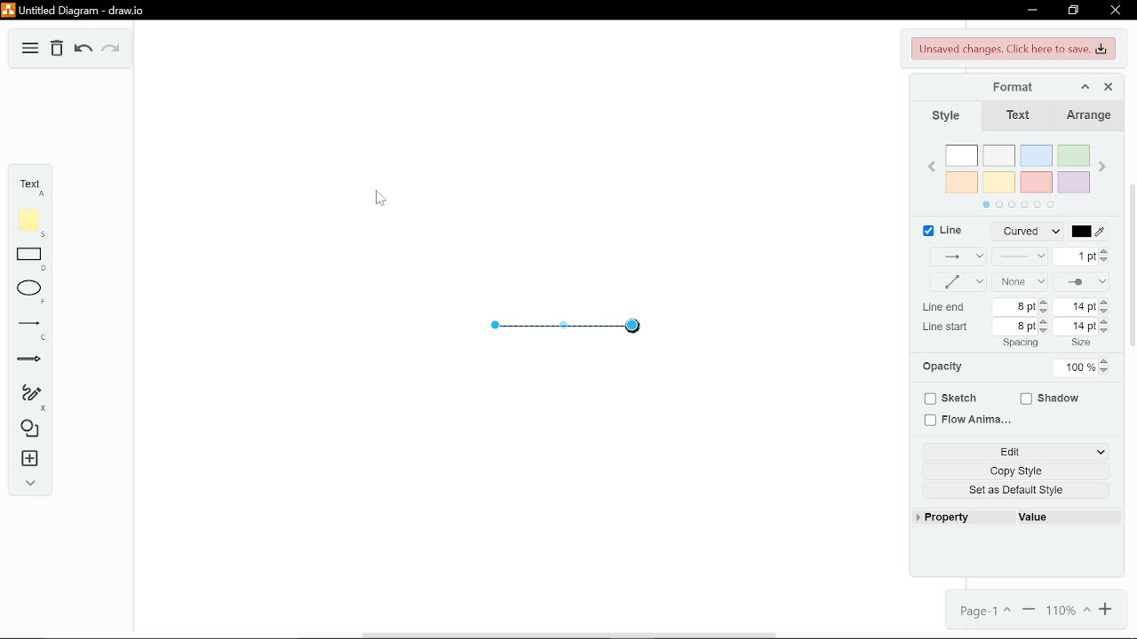  I want to click on scroll bar, so click(1133, 266).